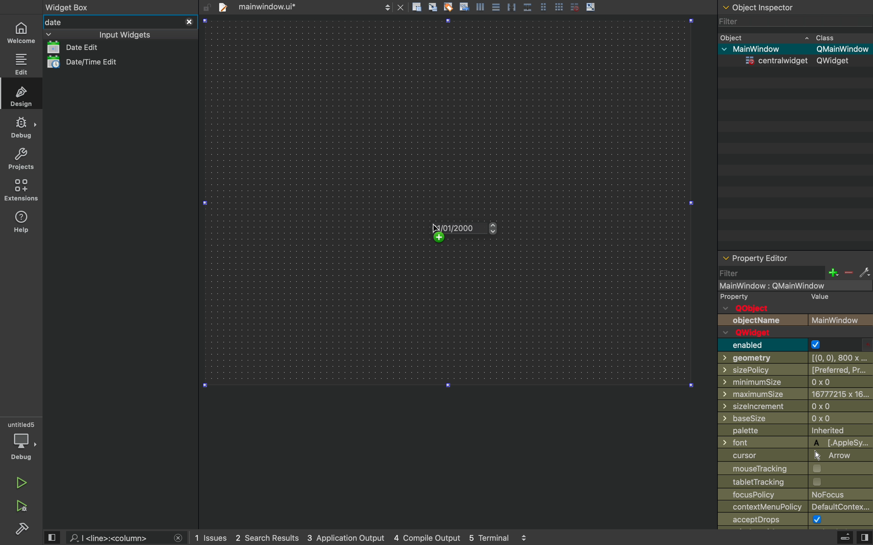 This screenshot has height=545, width=873. I want to click on settings, so click(864, 272).